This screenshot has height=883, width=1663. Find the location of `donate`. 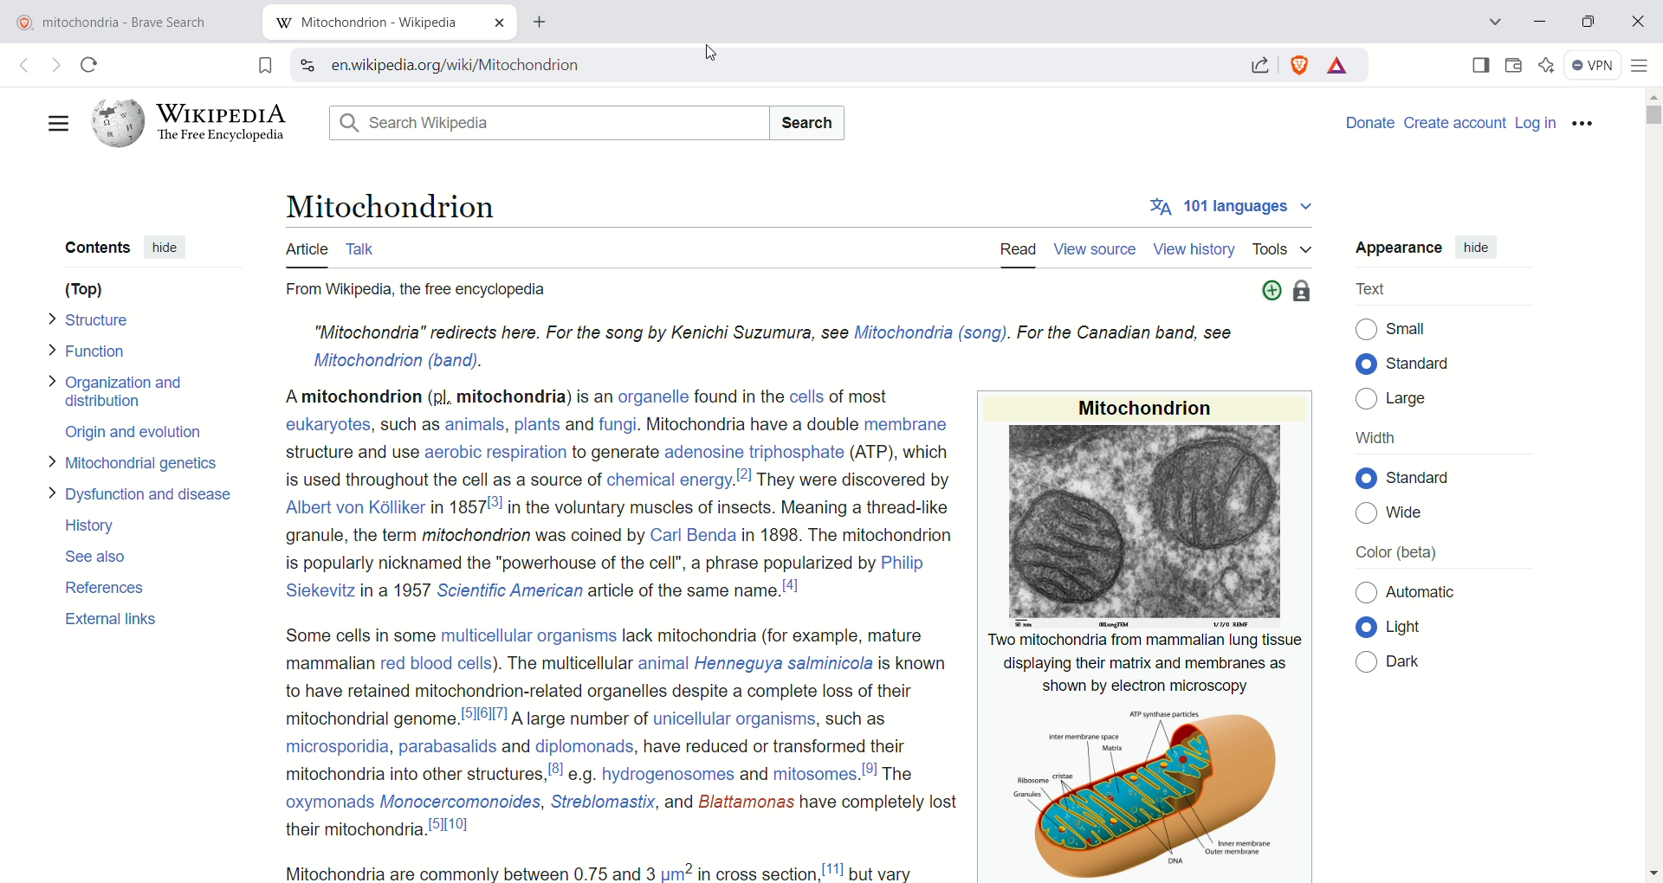

donate is located at coordinates (1371, 122).